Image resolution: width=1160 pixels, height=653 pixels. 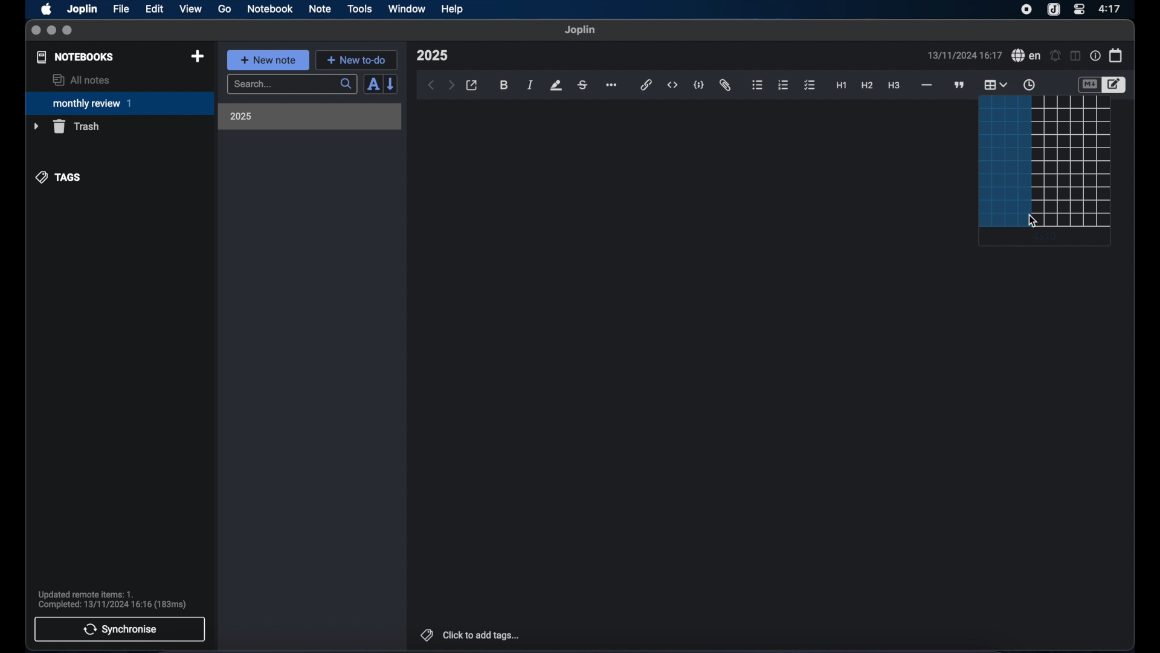 I want to click on search bar, so click(x=292, y=85).